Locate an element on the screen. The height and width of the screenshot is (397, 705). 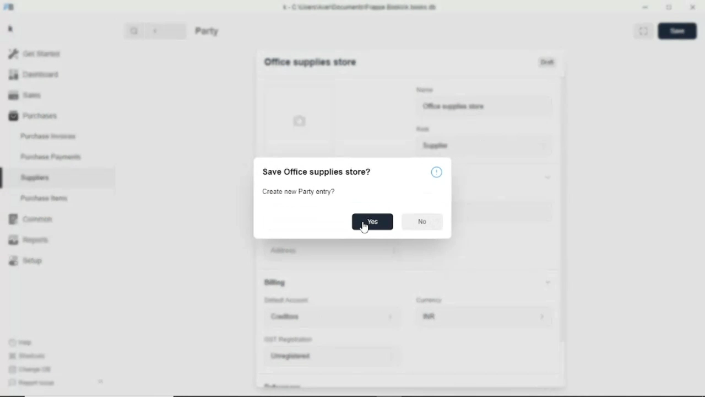
Report issue is located at coordinates (31, 384).